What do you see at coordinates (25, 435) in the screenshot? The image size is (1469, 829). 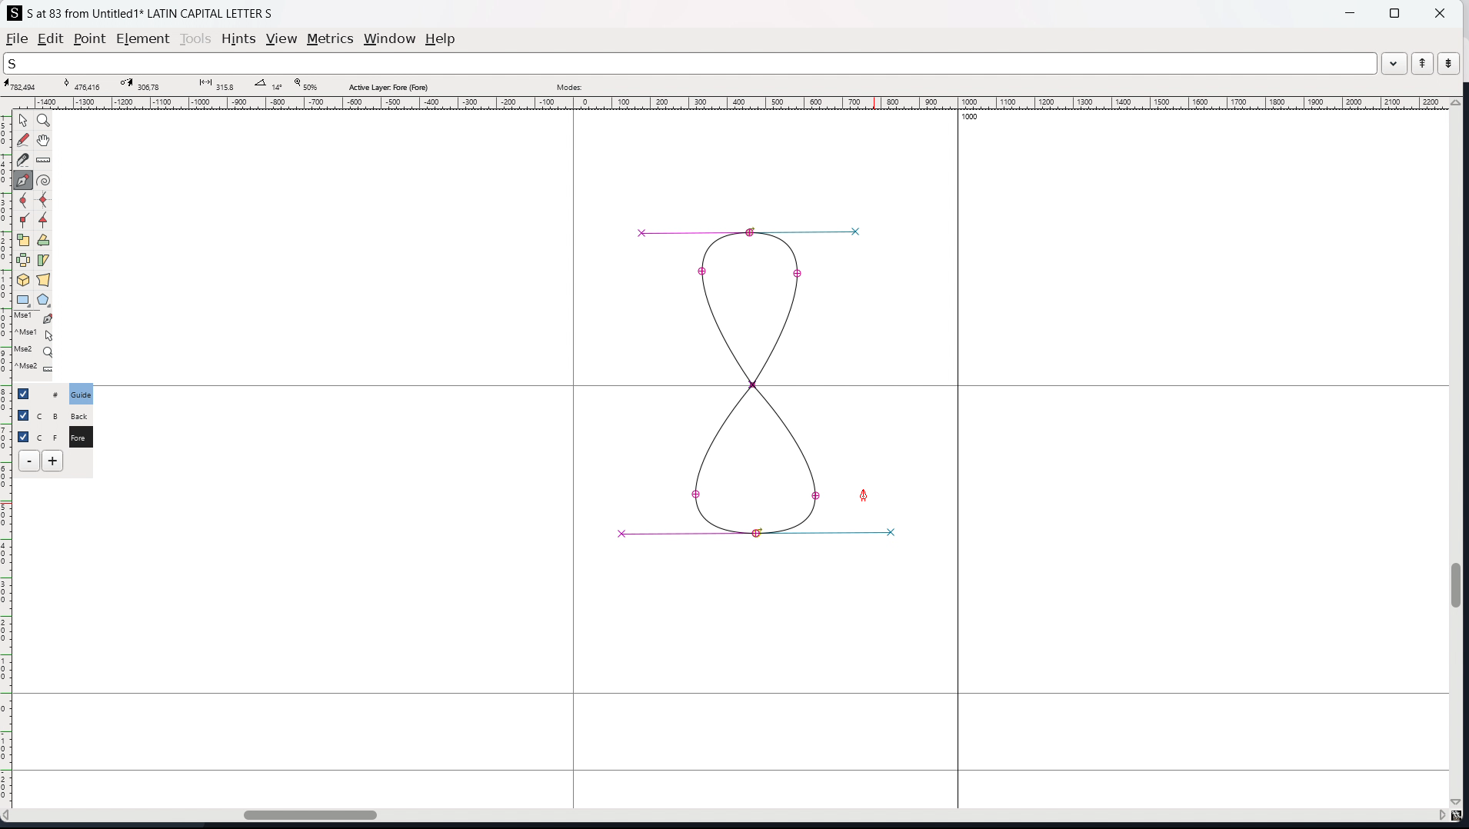 I see `selection toggle` at bounding box center [25, 435].